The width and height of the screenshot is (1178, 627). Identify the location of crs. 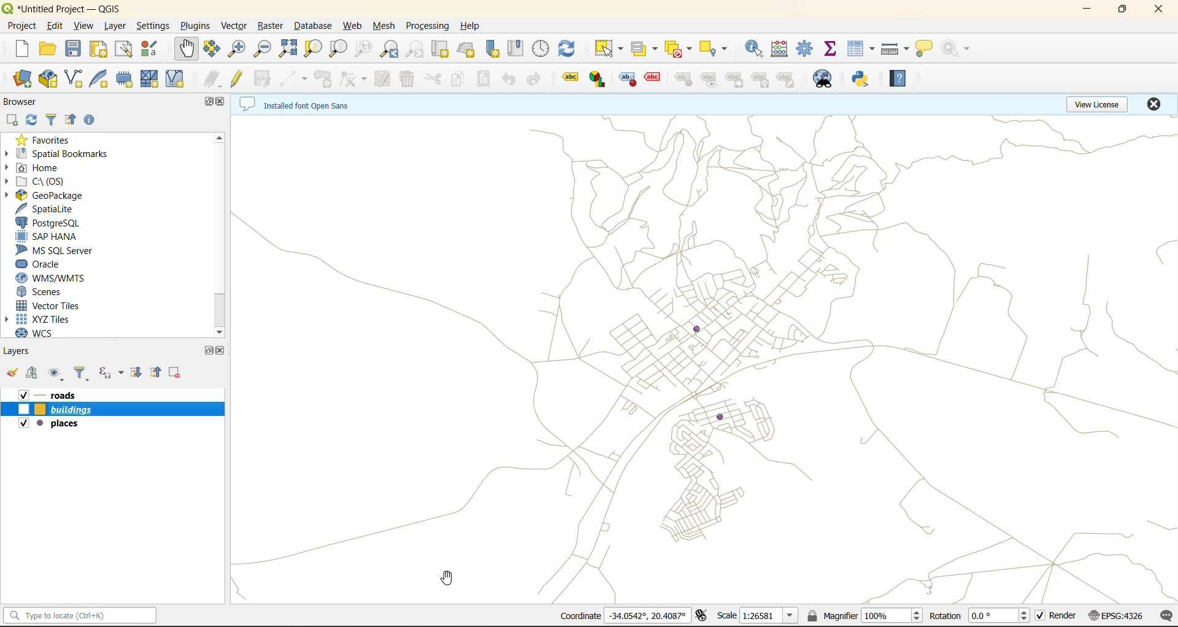
(1118, 617).